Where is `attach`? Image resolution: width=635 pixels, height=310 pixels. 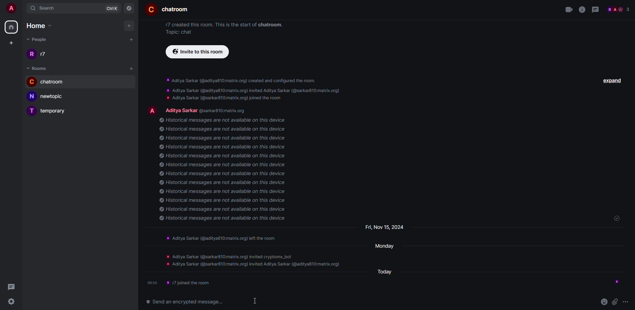
attach is located at coordinates (616, 300).